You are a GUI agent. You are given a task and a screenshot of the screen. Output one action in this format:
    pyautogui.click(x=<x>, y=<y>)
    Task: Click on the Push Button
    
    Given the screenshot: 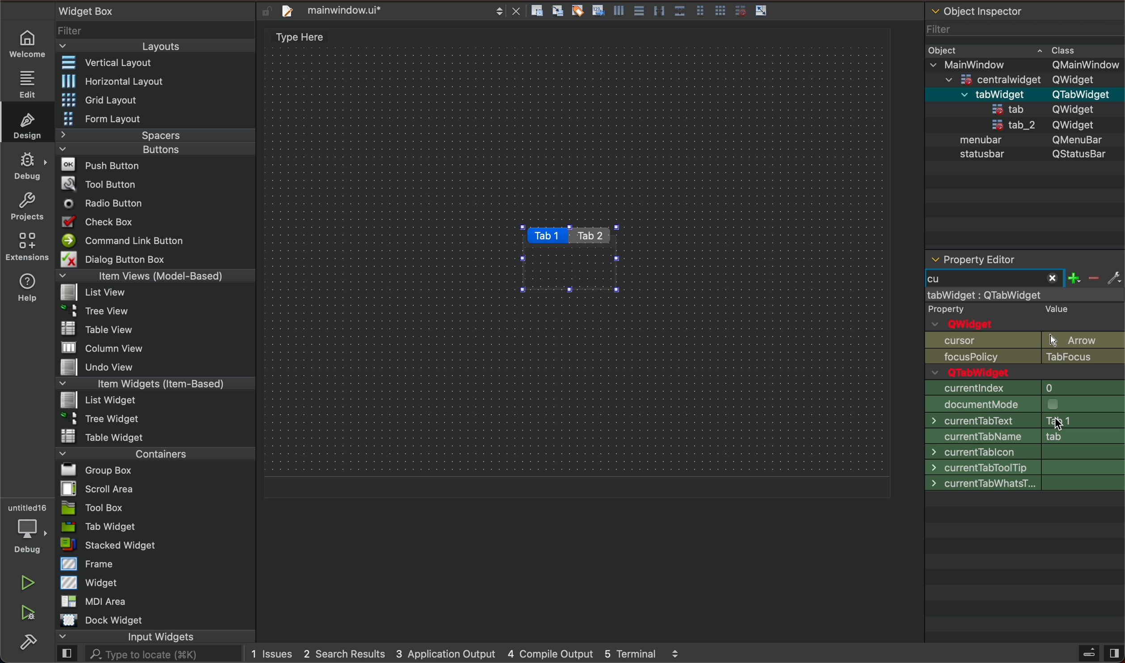 What is the action you would take?
    pyautogui.click(x=94, y=165)
    